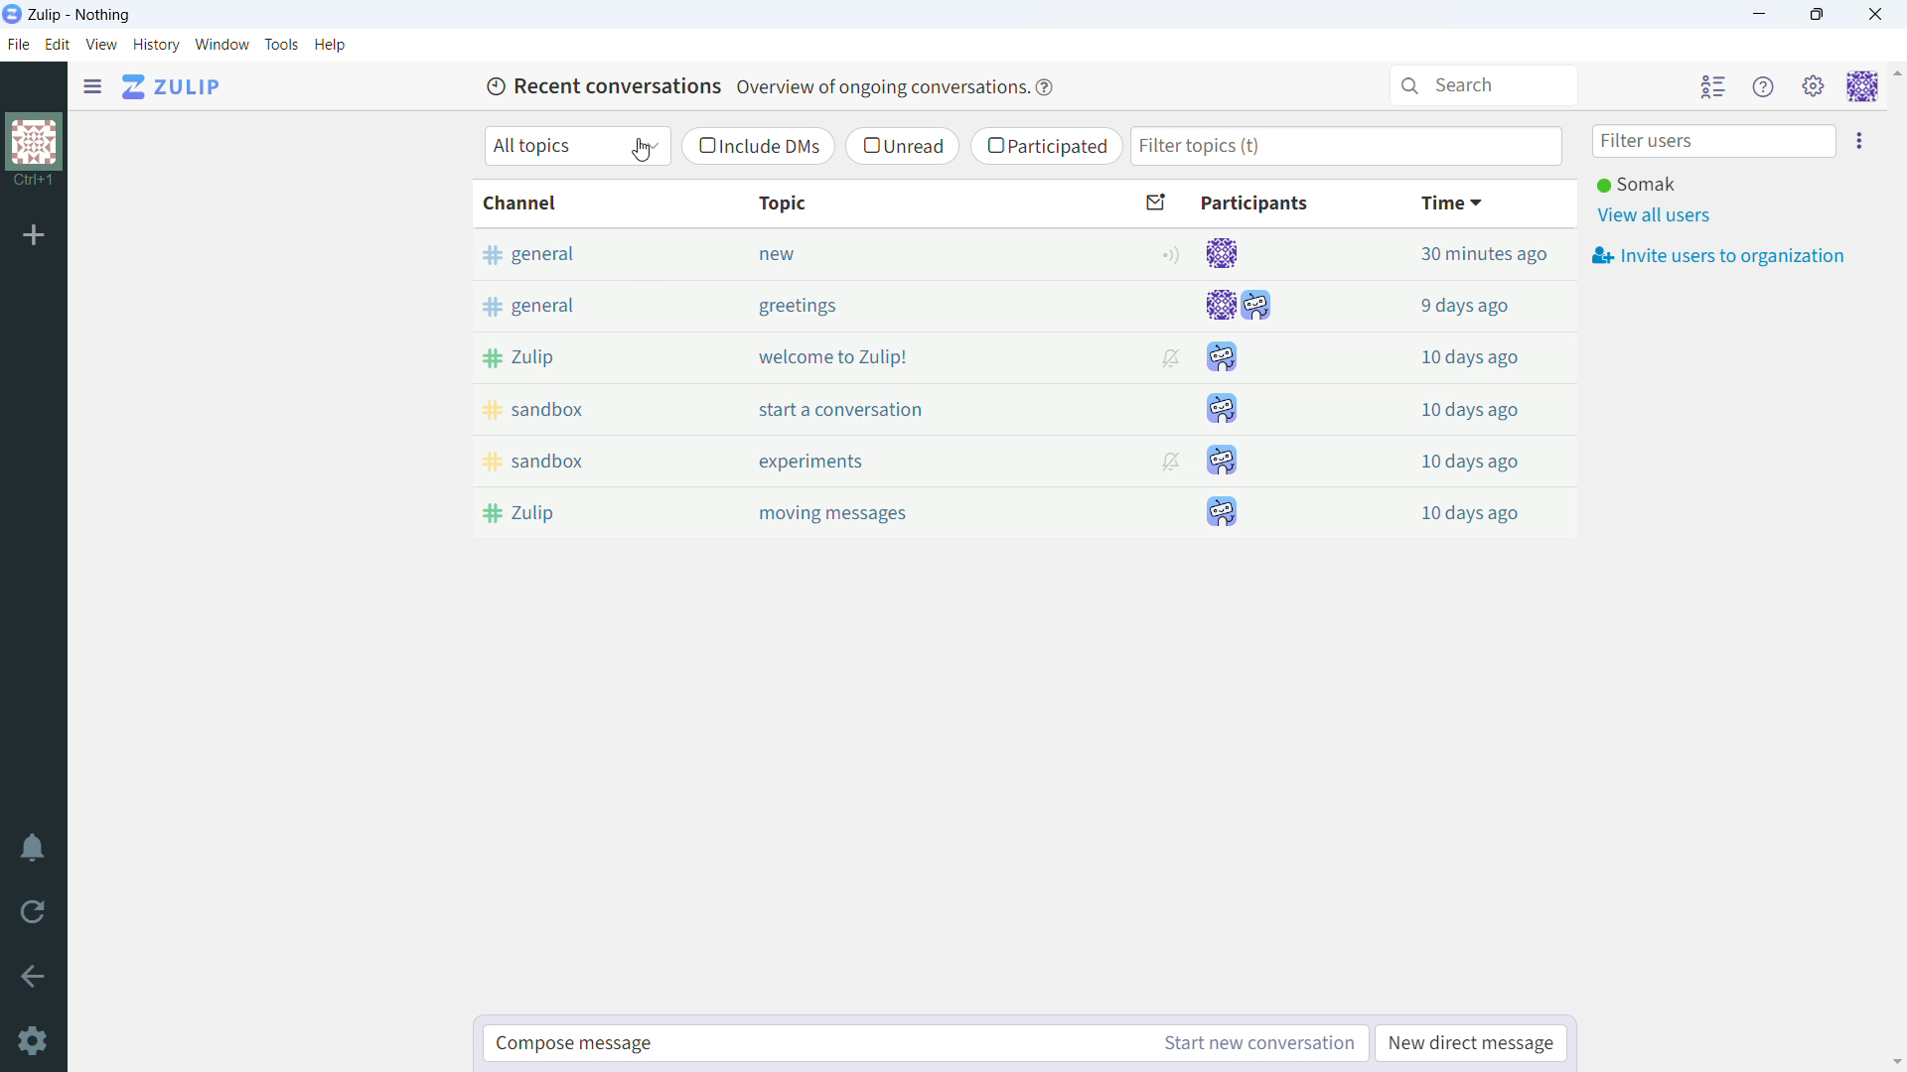  Describe the element at coordinates (1636, 184) in the screenshot. I see `active user` at that location.